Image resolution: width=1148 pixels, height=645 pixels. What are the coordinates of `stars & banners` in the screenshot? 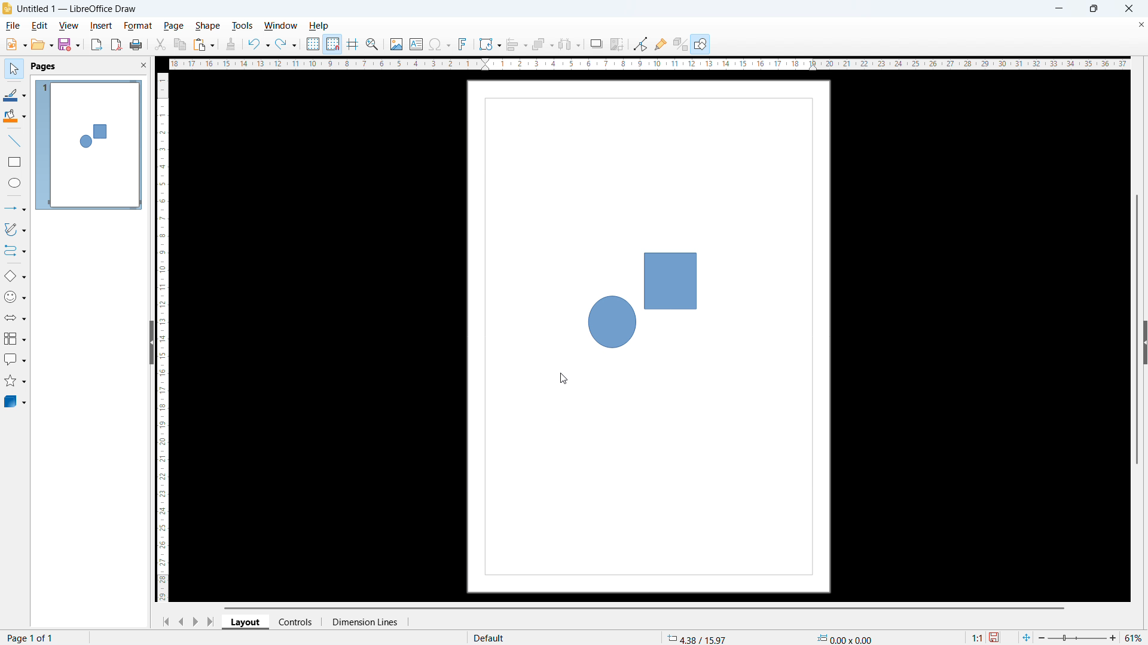 It's located at (16, 382).